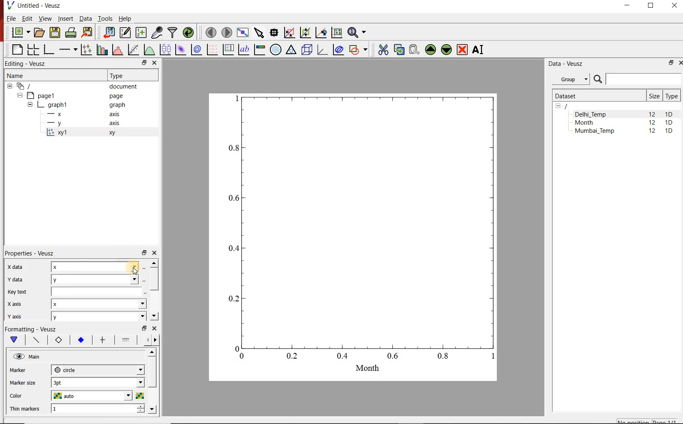  I want to click on histogram of a dataset, so click(117, 50).